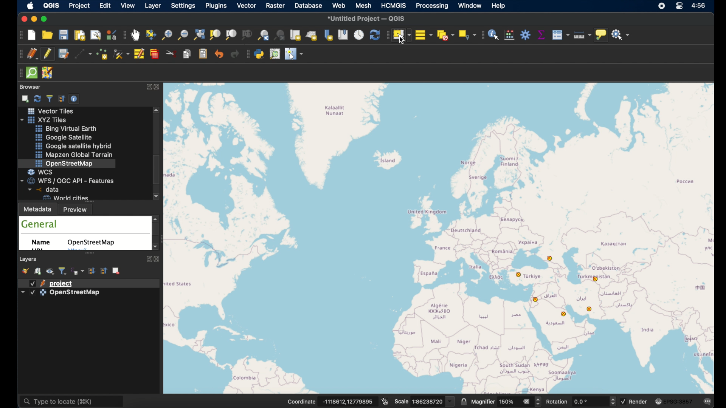 The height and width of the screenshot is (408, 726). Describe the element at coordinates (30, 87) in the screenshot. I see `browser` at that location.